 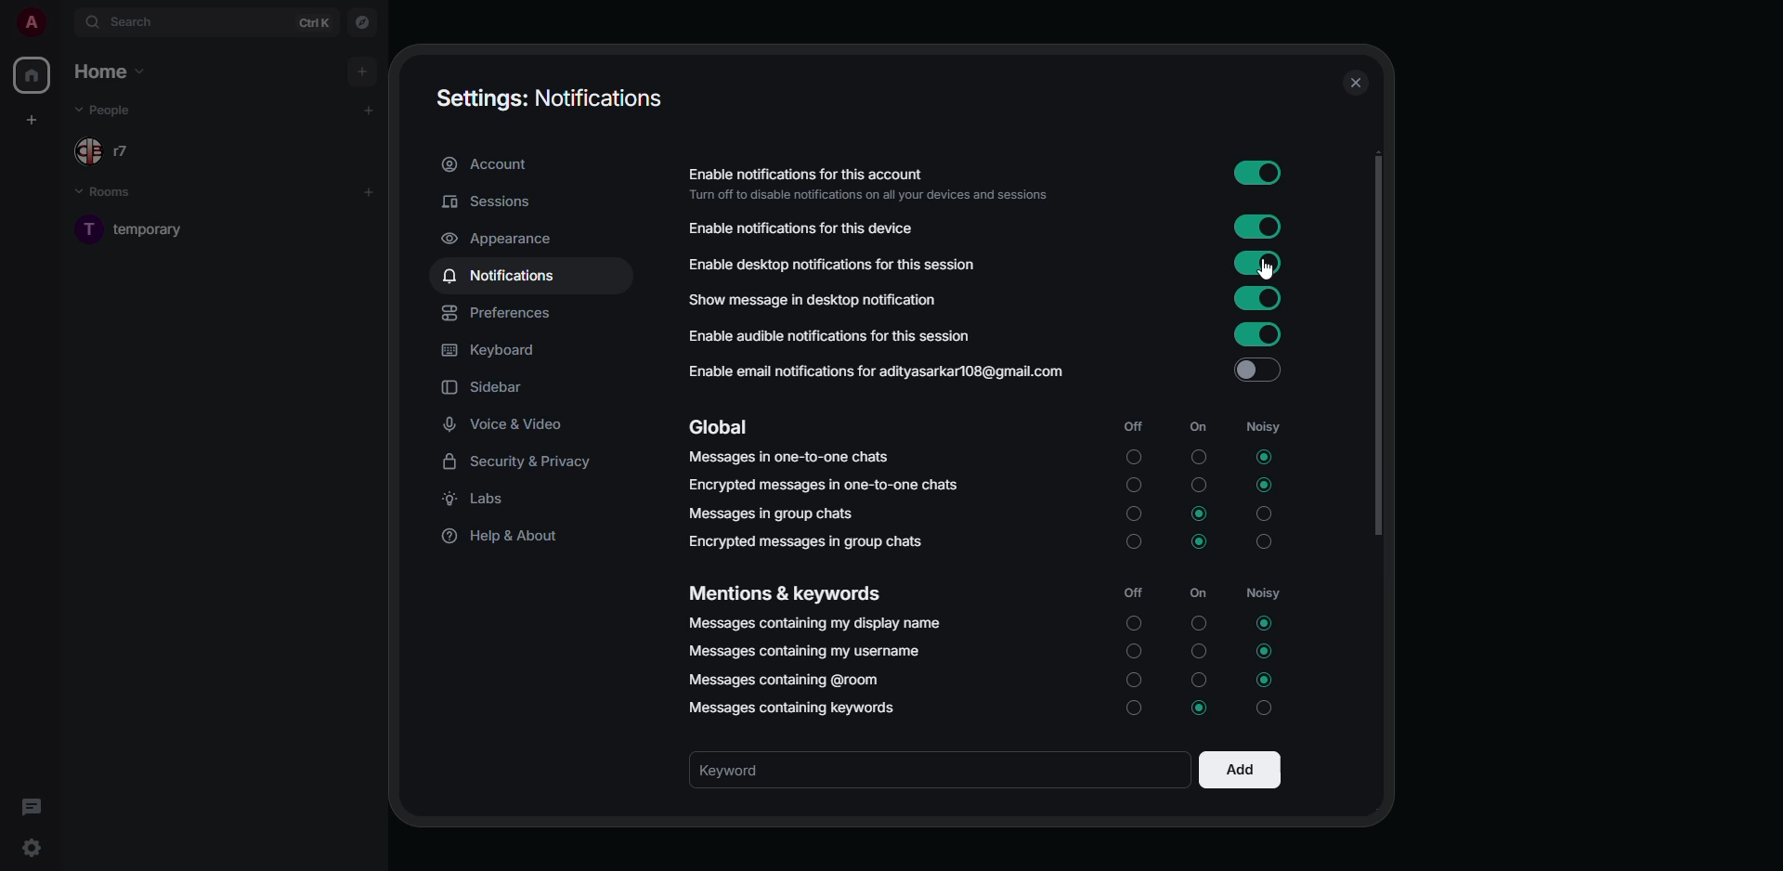 I want to click on noisy, so click(x=1269, y=708).